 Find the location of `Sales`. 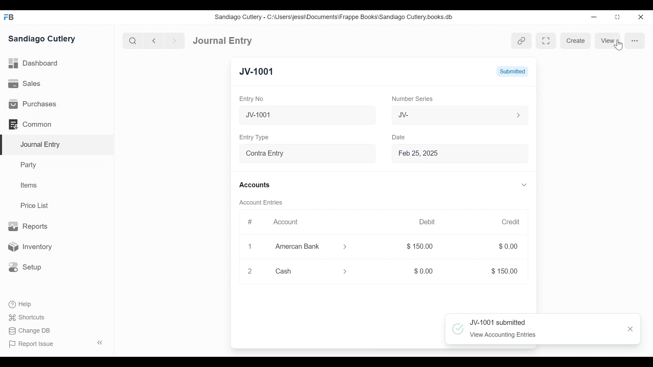

Sales is located at coordinates (27, 84).